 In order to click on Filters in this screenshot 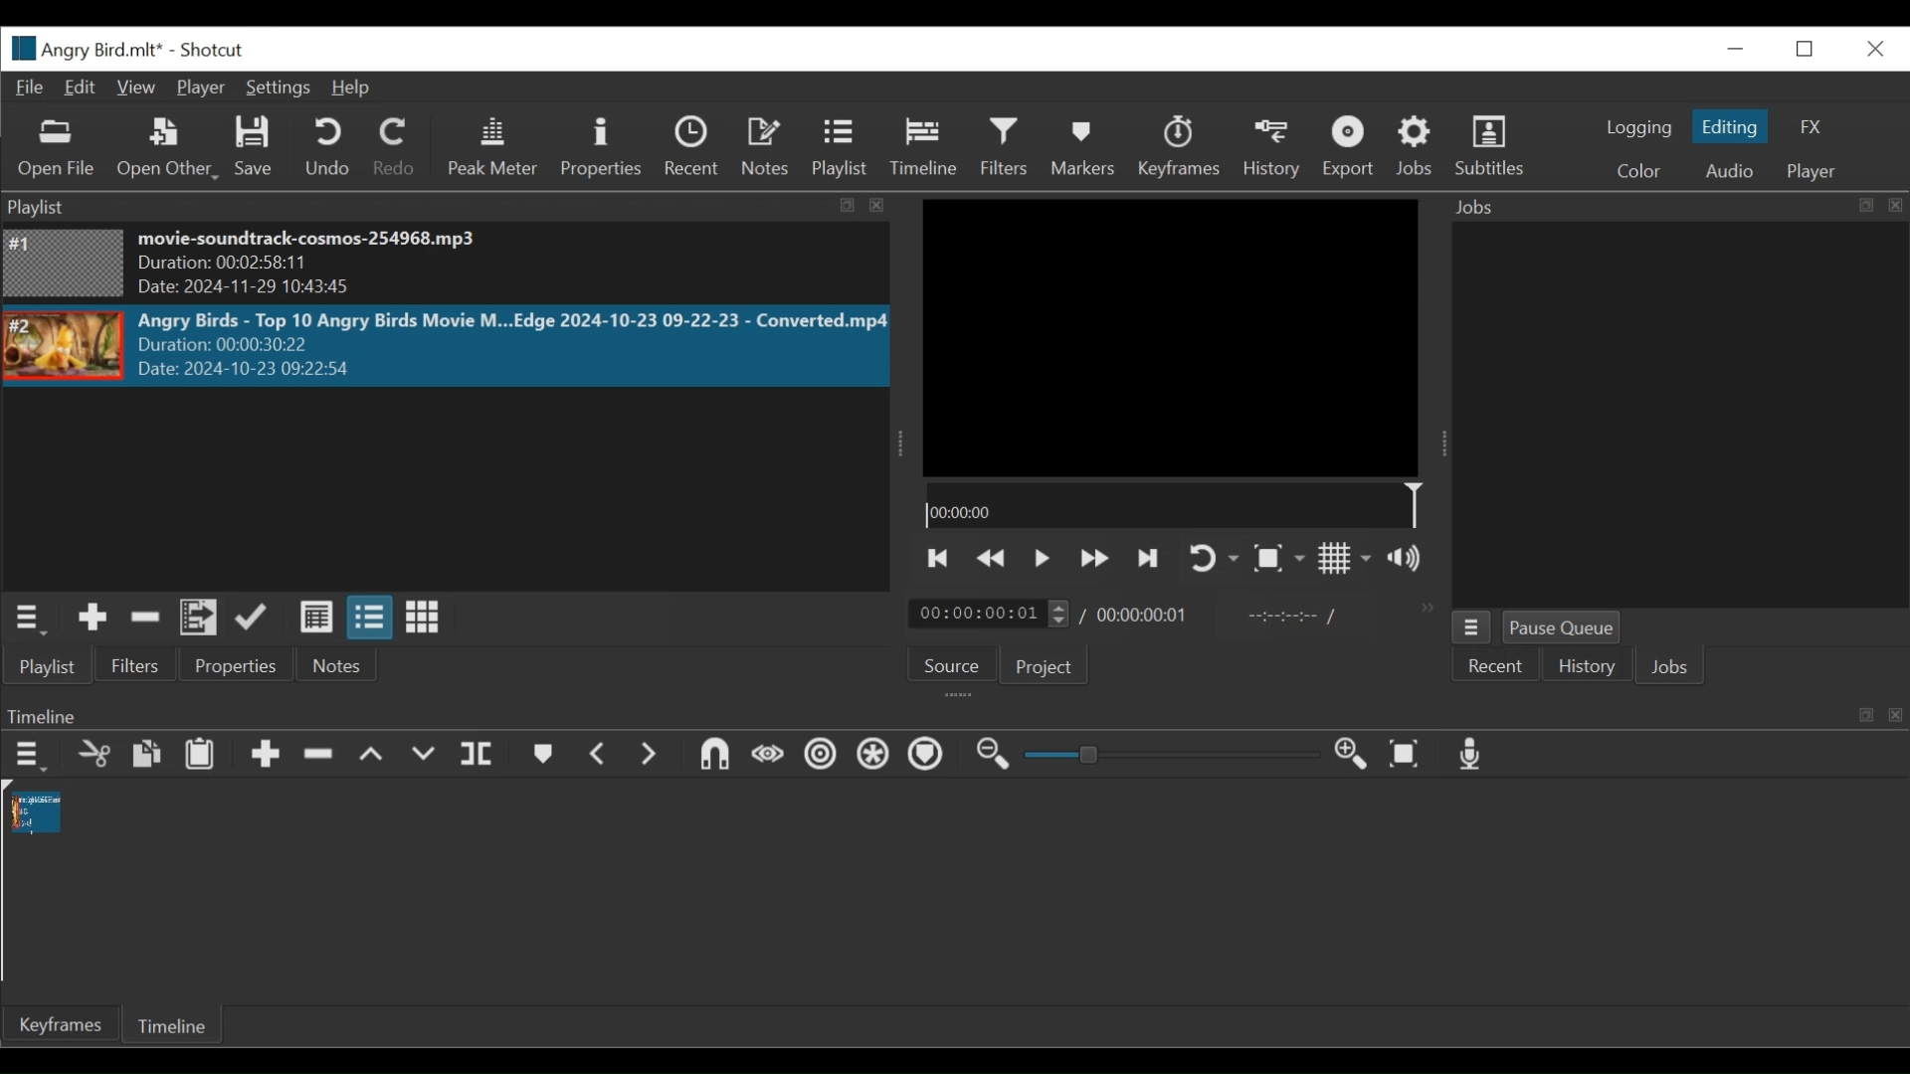, I will do `click(144, 664)`.